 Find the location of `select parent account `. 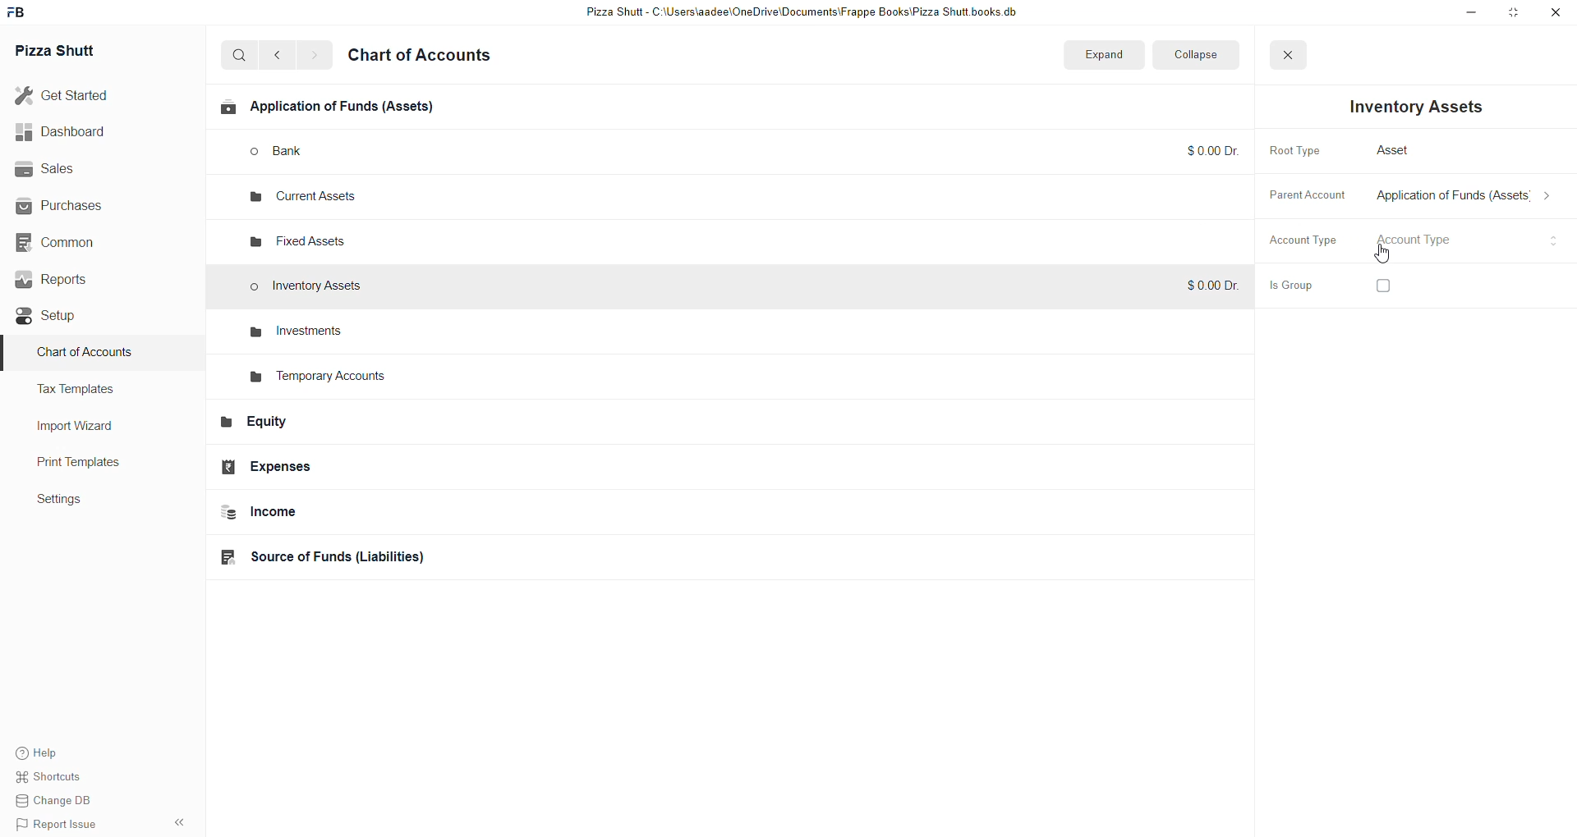

select parent account  is located at coordinates (1458, 199).